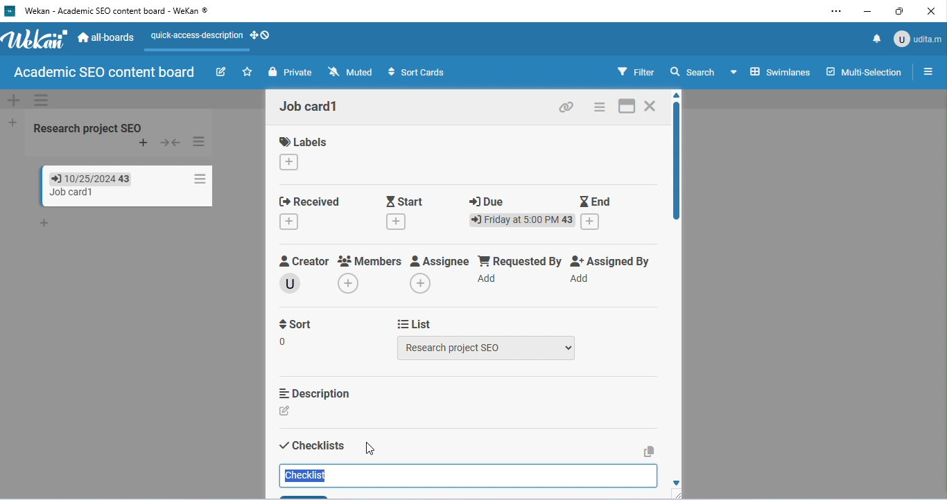  What do you see at coordinates (42, 100) in the screenshot?
I see `swimlane actions` at bounding box center [42, 100].